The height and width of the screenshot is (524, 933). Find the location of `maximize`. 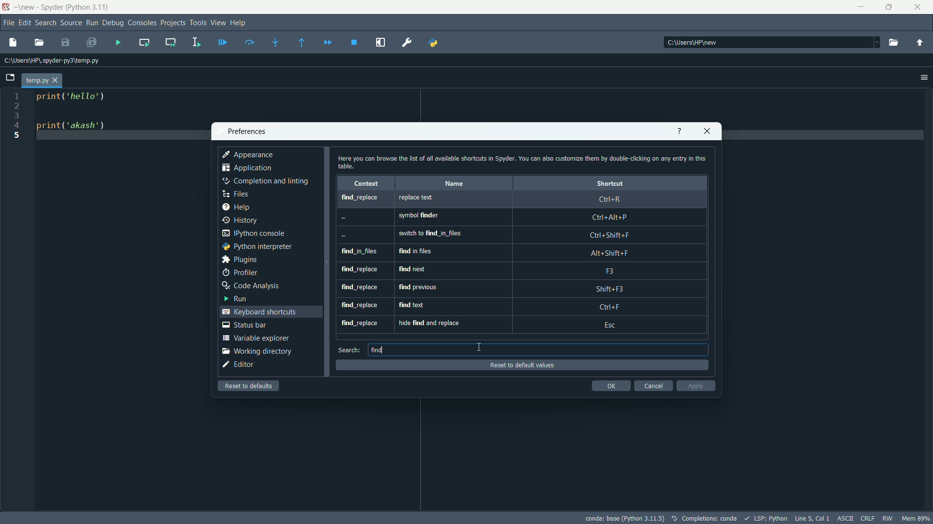

maximize is located at coordinates (889, 7).